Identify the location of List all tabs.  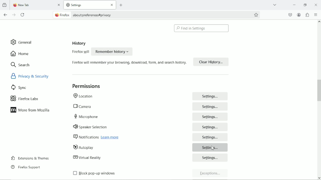
(275, 4).